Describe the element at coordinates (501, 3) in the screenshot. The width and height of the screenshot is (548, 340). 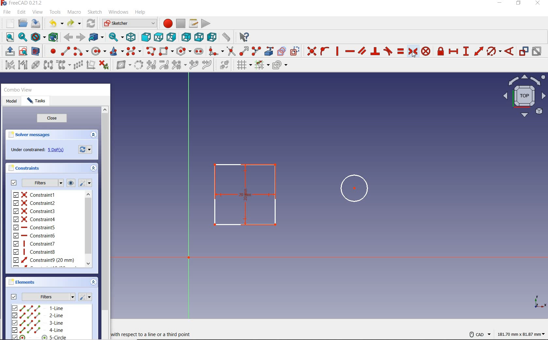
I see `minimize` at that location.